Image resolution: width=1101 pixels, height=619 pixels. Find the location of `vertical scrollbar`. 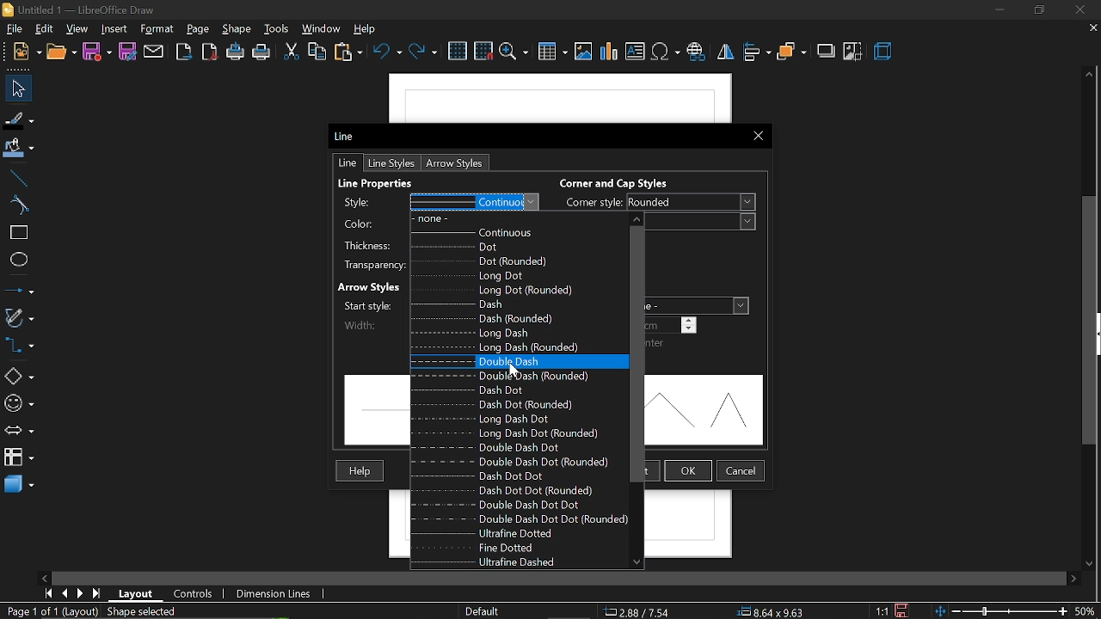

vertical scrollbar is located at coordinates (1092, 320).